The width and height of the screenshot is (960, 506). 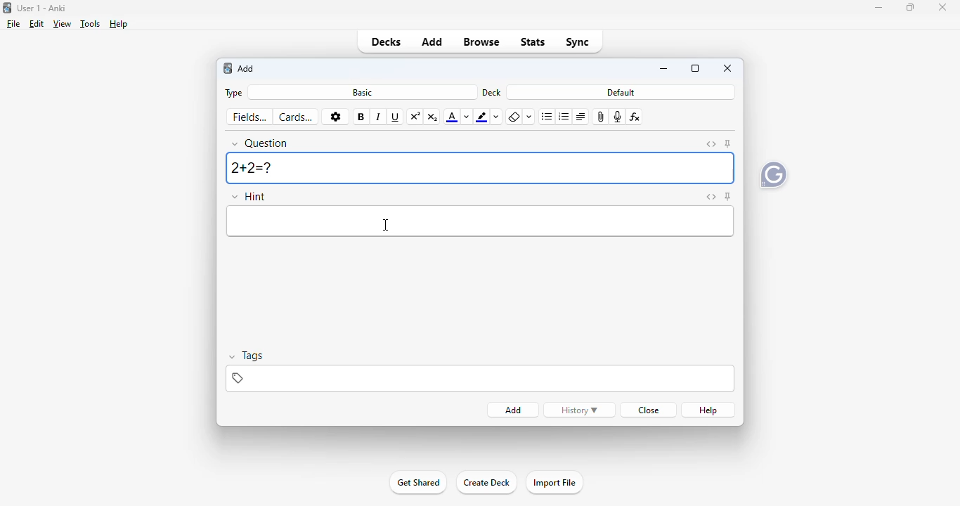 What do you see at coordinates (8, 8) in the screenshot?
I see `logo` at bounding box center [8, 8].